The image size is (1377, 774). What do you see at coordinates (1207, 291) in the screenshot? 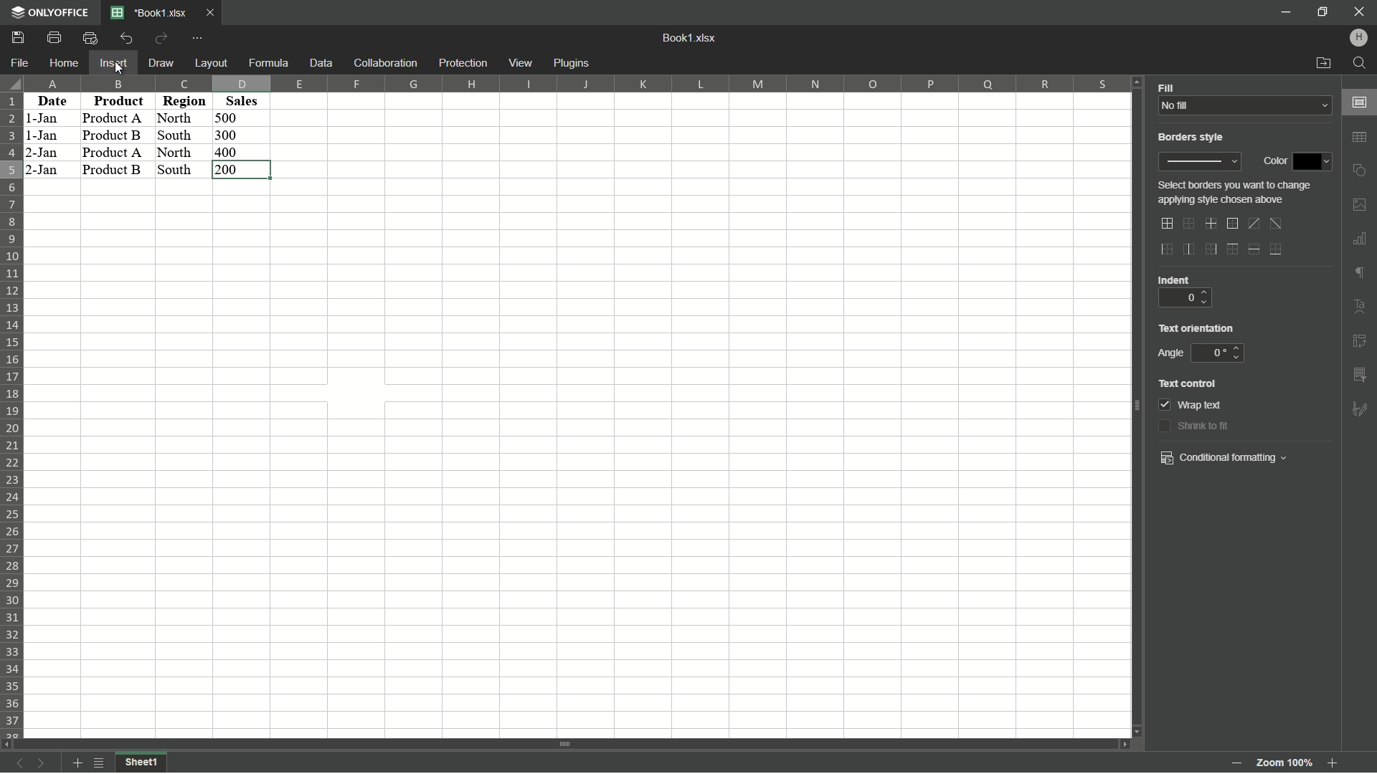
I see `up` at bounding box center [1207, 291].